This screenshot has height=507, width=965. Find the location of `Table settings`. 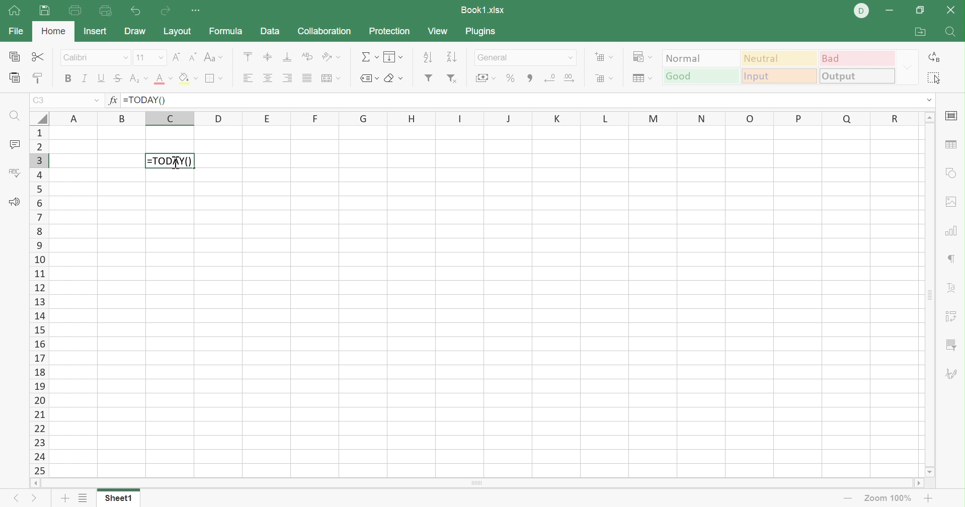

Table settings is located at coordinates (953, 146).